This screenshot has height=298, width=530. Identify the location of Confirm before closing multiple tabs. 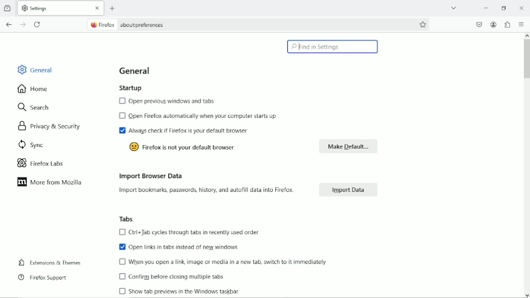
(173, 276).